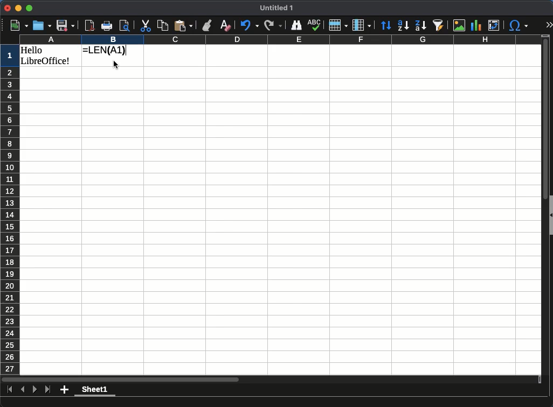 This screenshot has height=407, width=553. Describe the element at coordinates (476, 25) in the screenshot. I see `chart` at that location.